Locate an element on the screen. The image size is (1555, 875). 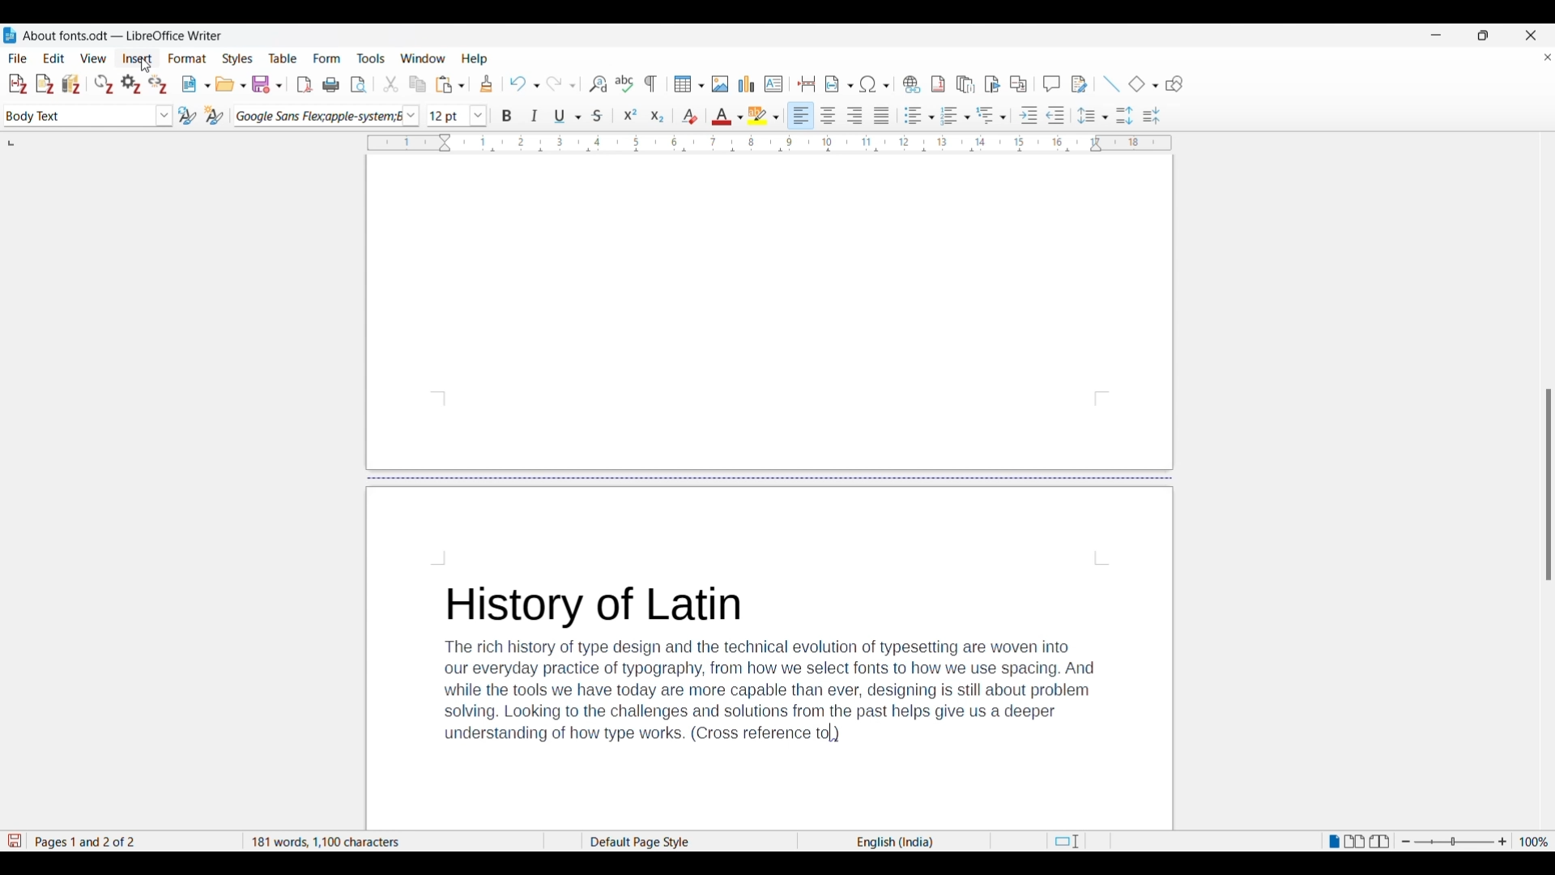
181 words, 1100 characters is located at coordinates (394, 841).